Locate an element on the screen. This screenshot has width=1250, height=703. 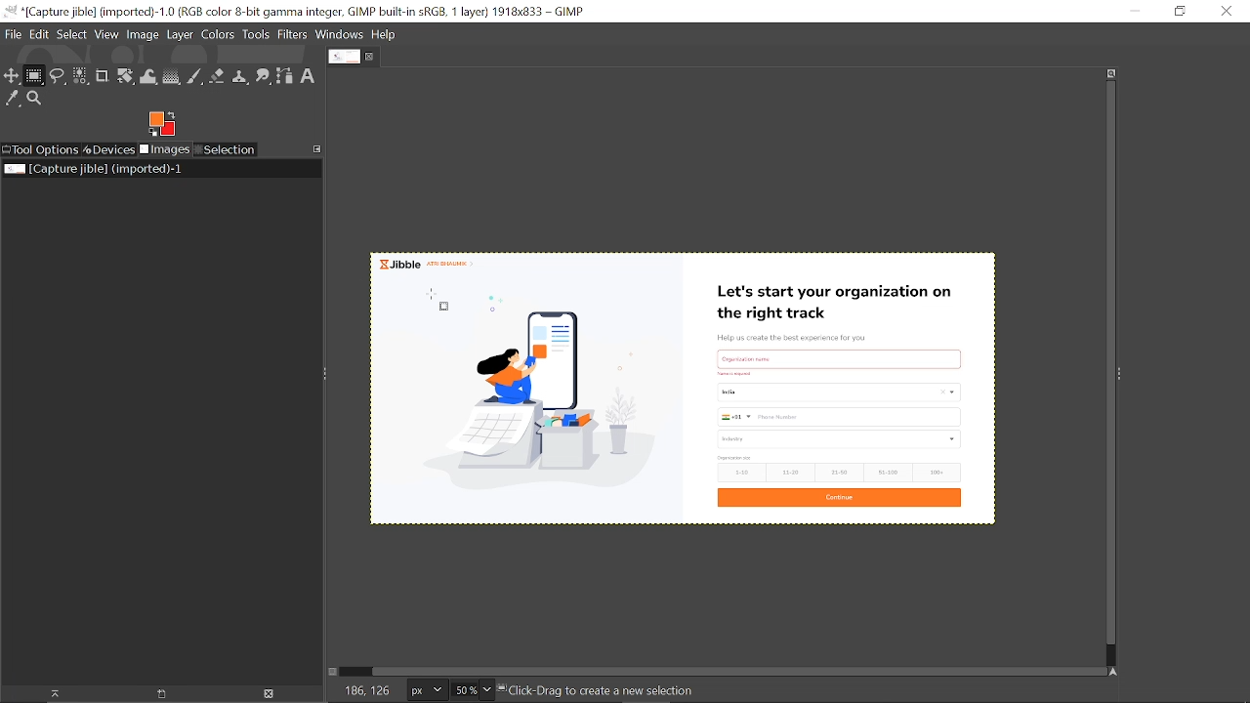
Edit is located at coordinates (39, 33).